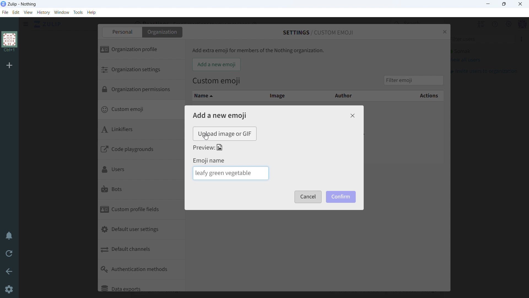 This screenshot has width=529, height=298. What do you see at coordinates (142, 230) in the screenshot?
I see `default user settings` at bounding box center [142, 230].